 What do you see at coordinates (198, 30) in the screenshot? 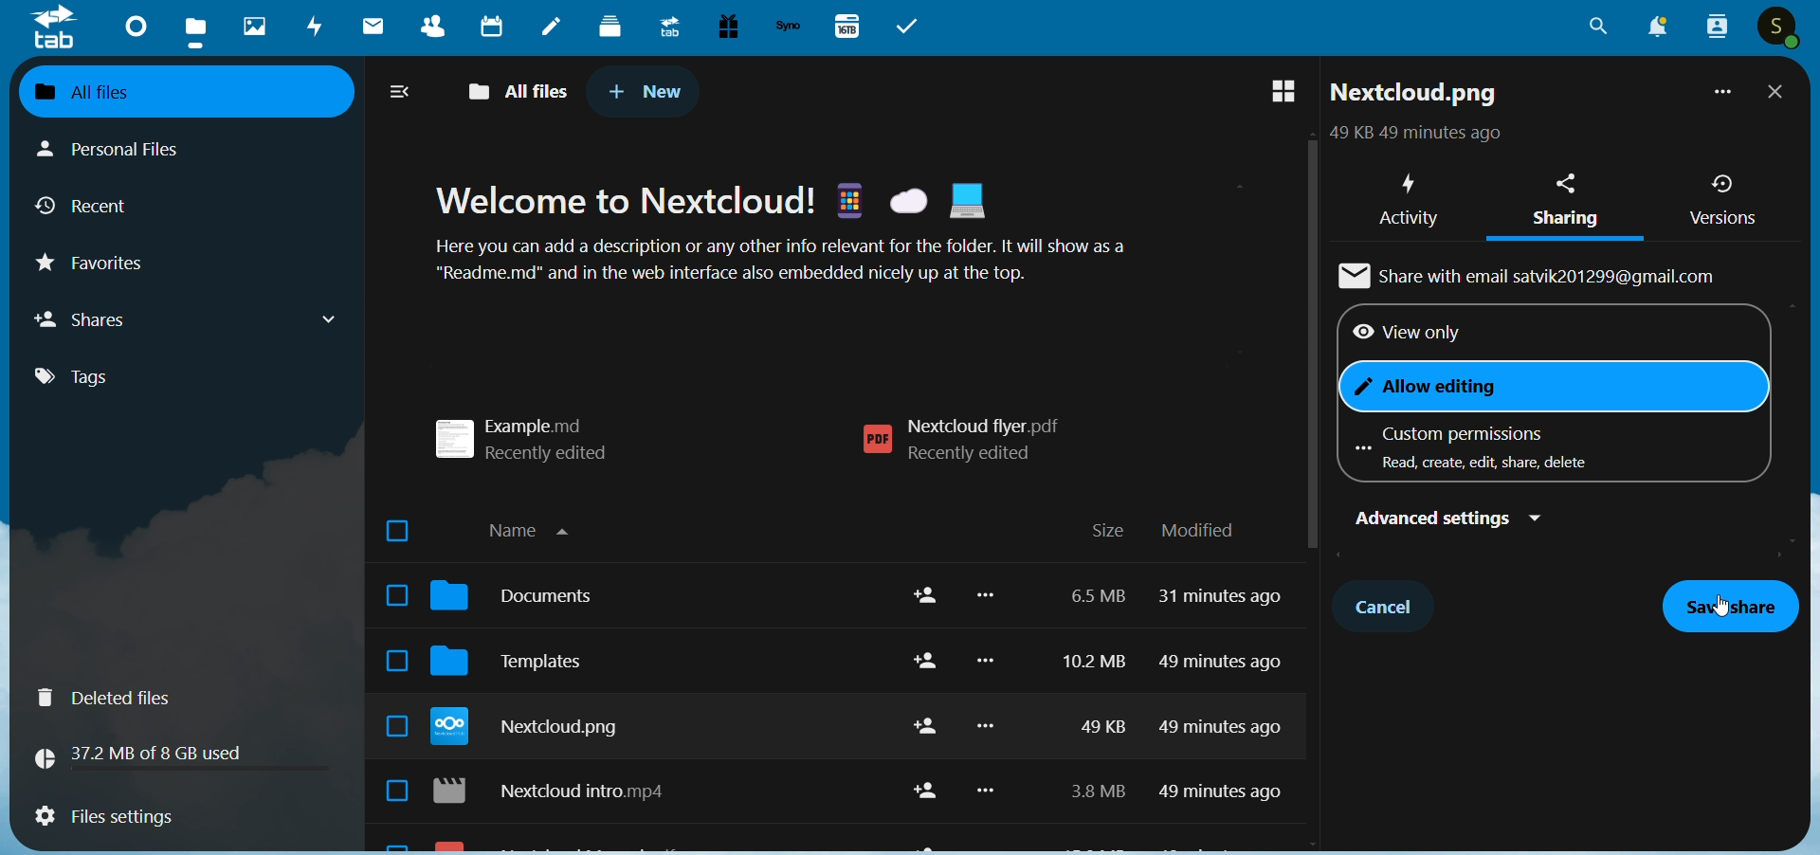
I see `files` at bounding box center [198, 30].